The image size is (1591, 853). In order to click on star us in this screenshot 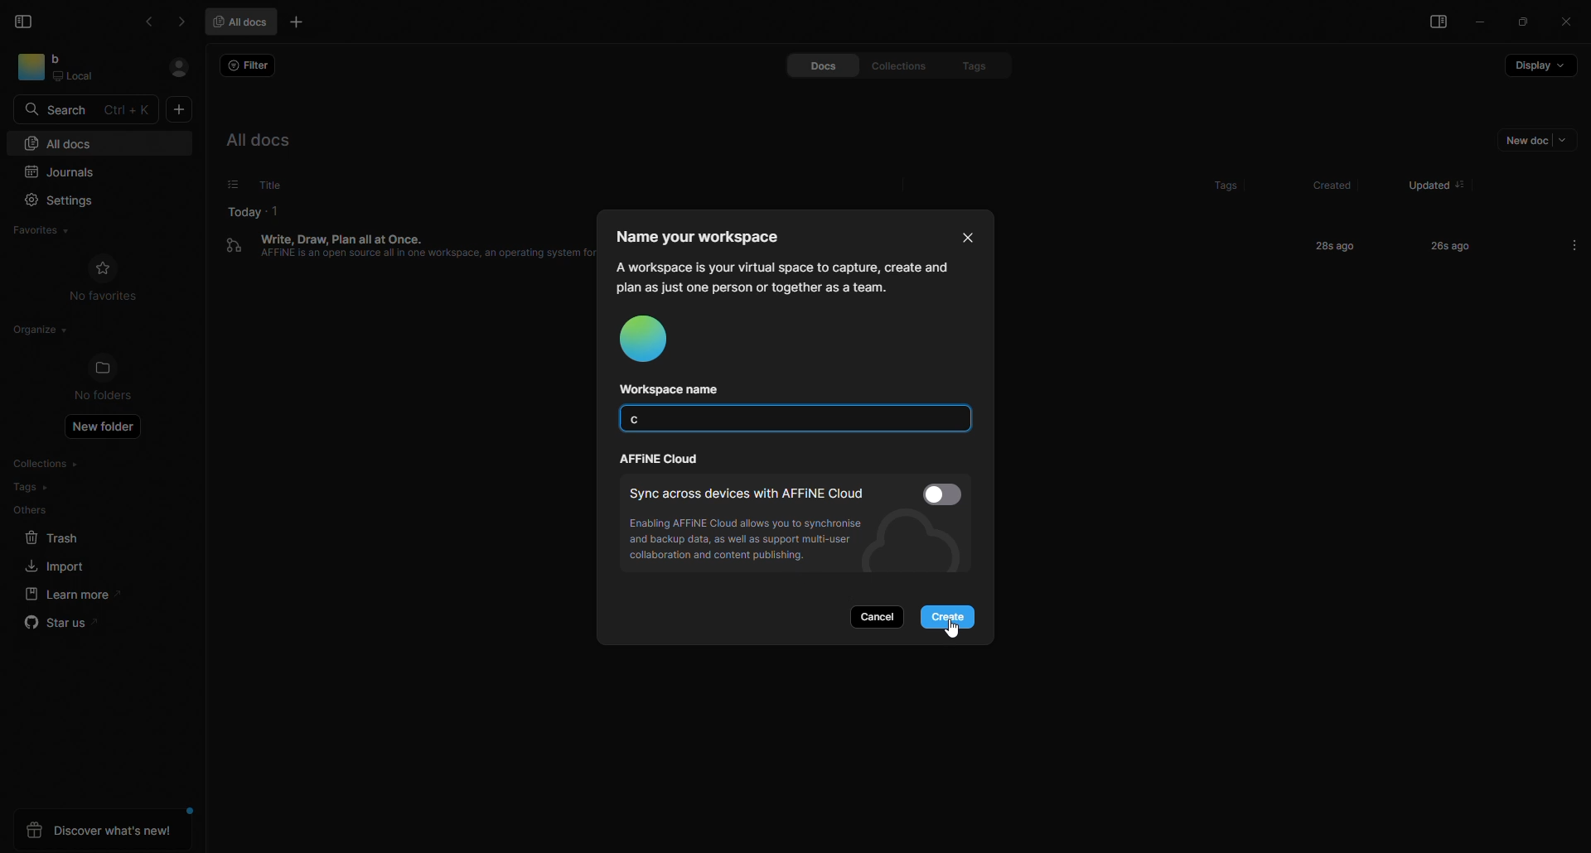, I will do `click(60, 625)`.